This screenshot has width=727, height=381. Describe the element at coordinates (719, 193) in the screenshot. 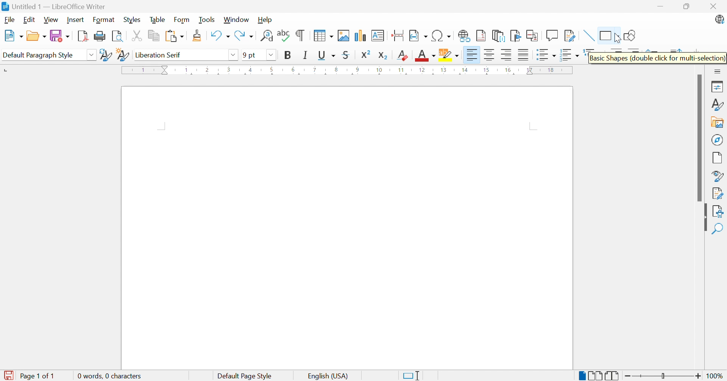

I see `Manage changes` at that location.